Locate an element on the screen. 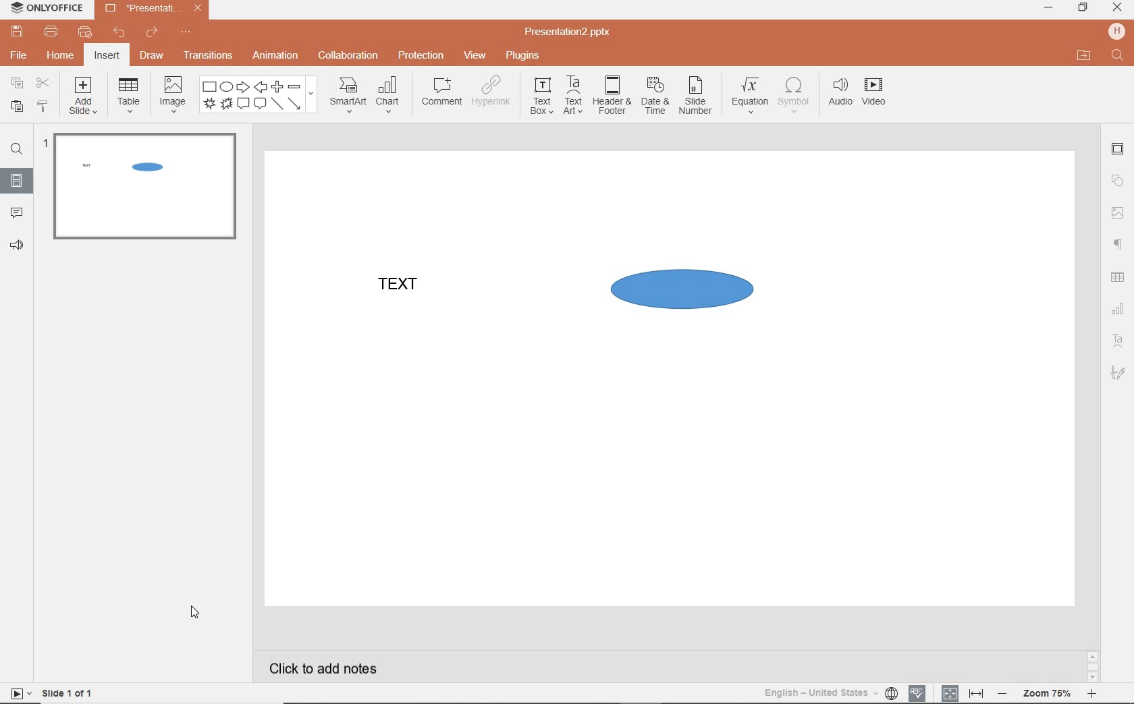  undo is located at coordinates (115, 33).